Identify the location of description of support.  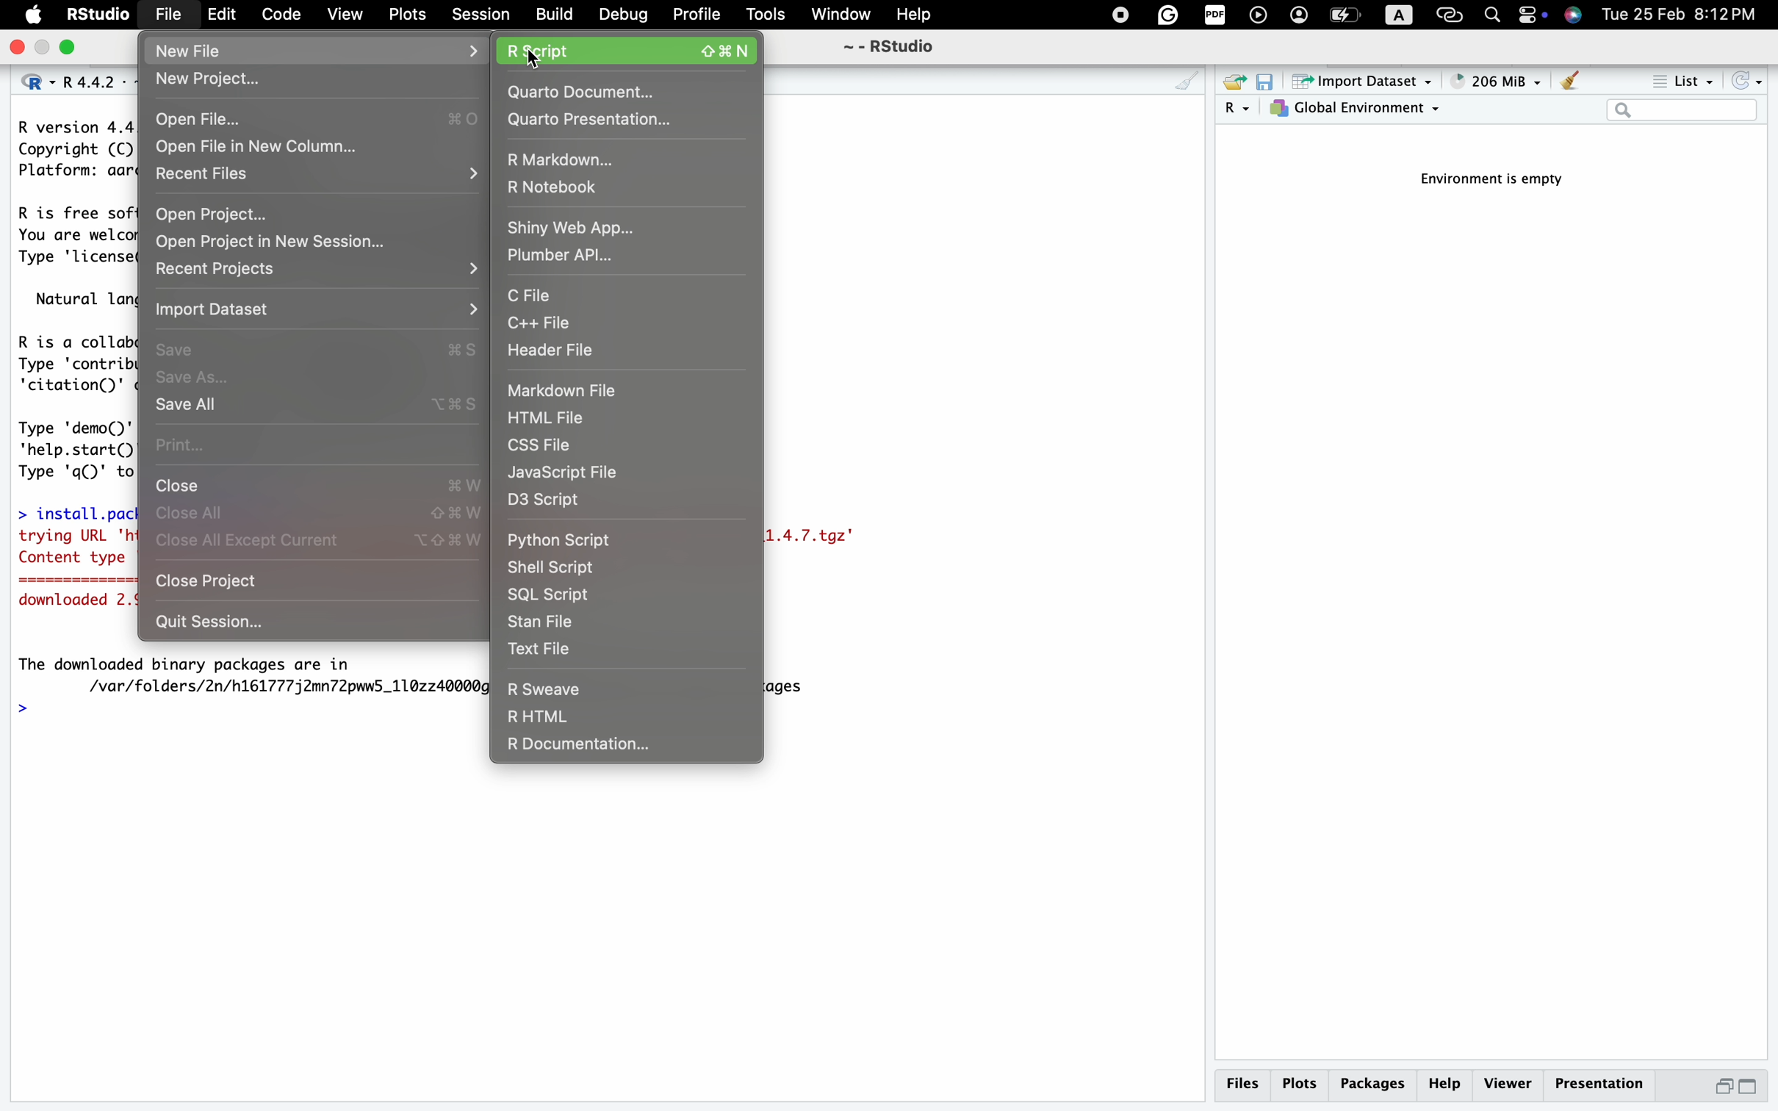
(82, 298).